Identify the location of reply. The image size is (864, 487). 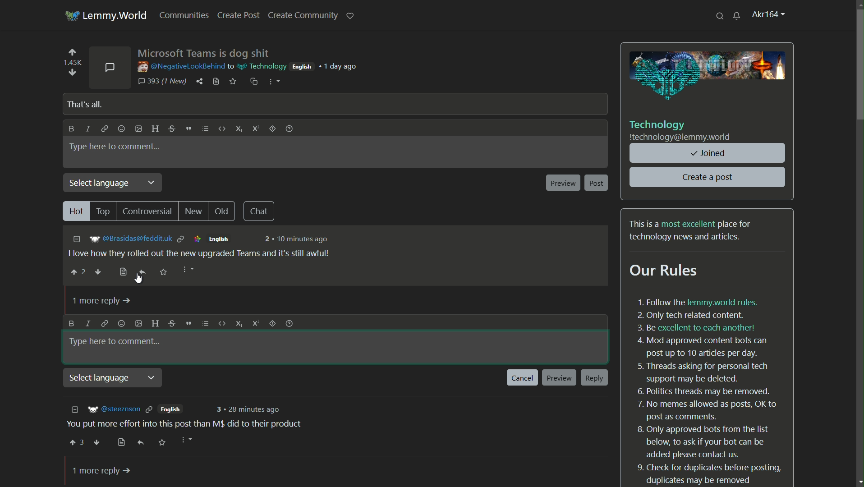
(142, 271).